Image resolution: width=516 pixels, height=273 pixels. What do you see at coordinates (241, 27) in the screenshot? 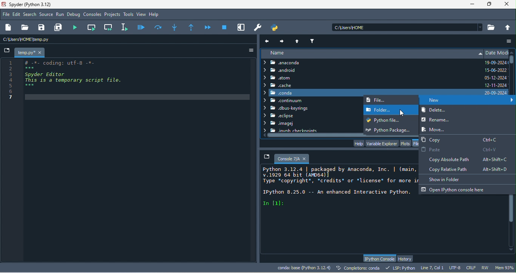
I see `maximize current pane` at bounding box center [241, 27].